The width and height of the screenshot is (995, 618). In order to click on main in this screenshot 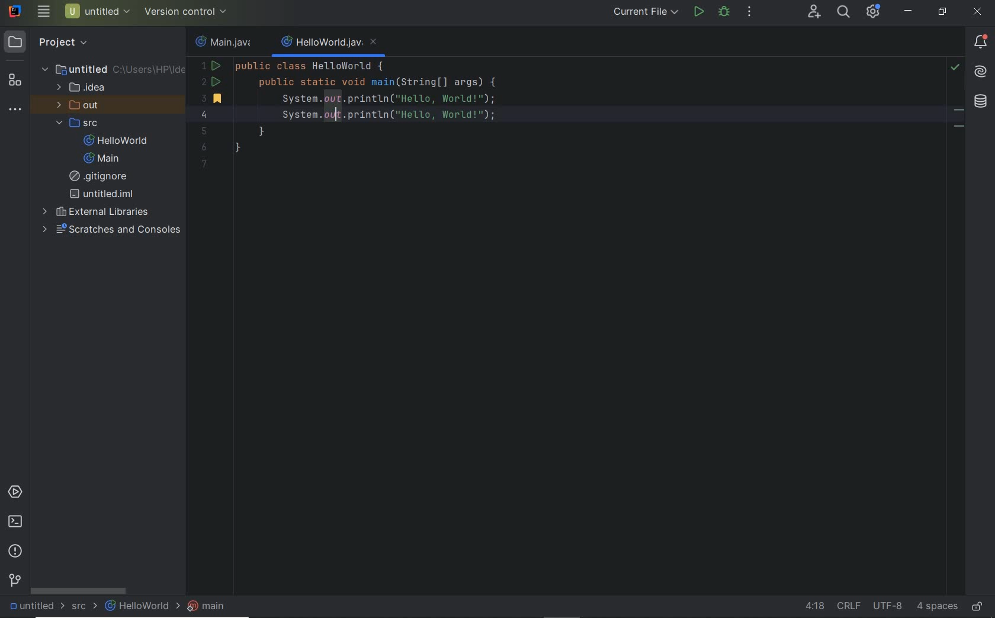, I will do `click(101, 159)`.